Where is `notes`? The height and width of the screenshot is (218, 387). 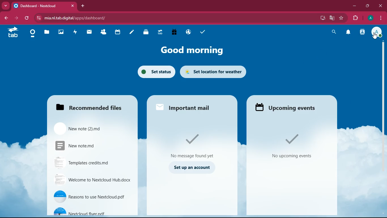 notes is located at coordinates (132, 33).